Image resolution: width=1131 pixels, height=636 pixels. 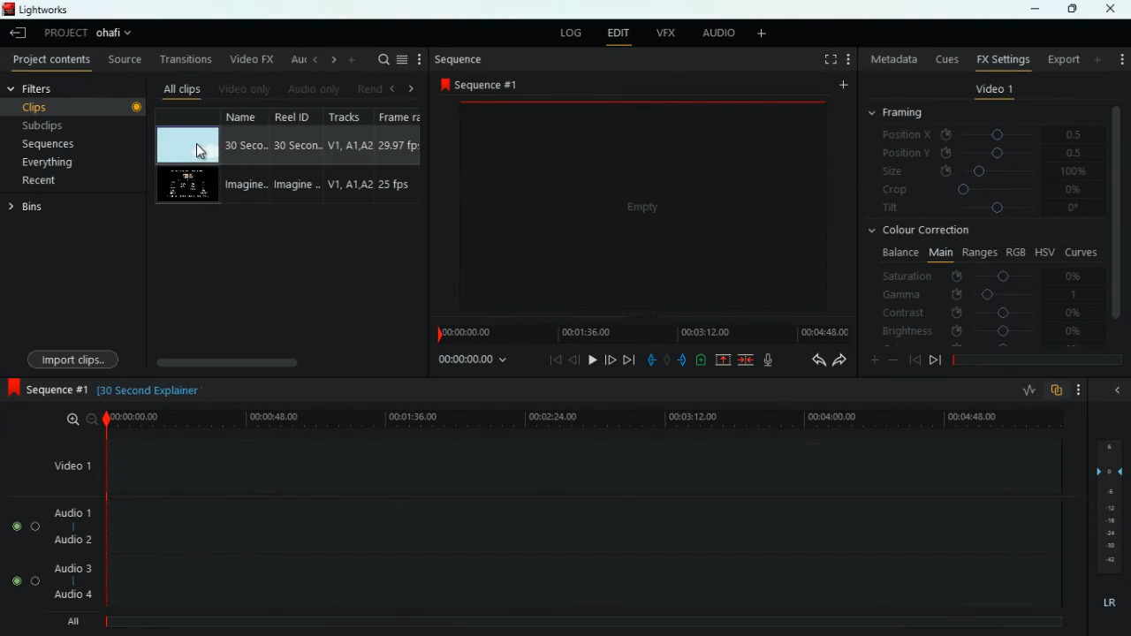 I want to click on lightworks, so click(x=54, y=9).